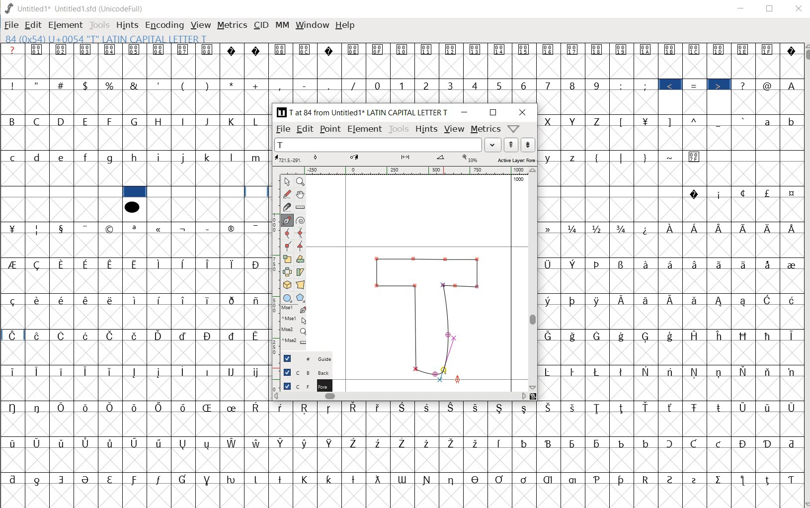 This screenshot has width=810, height=508. I want to click on element, so click(365, 128).